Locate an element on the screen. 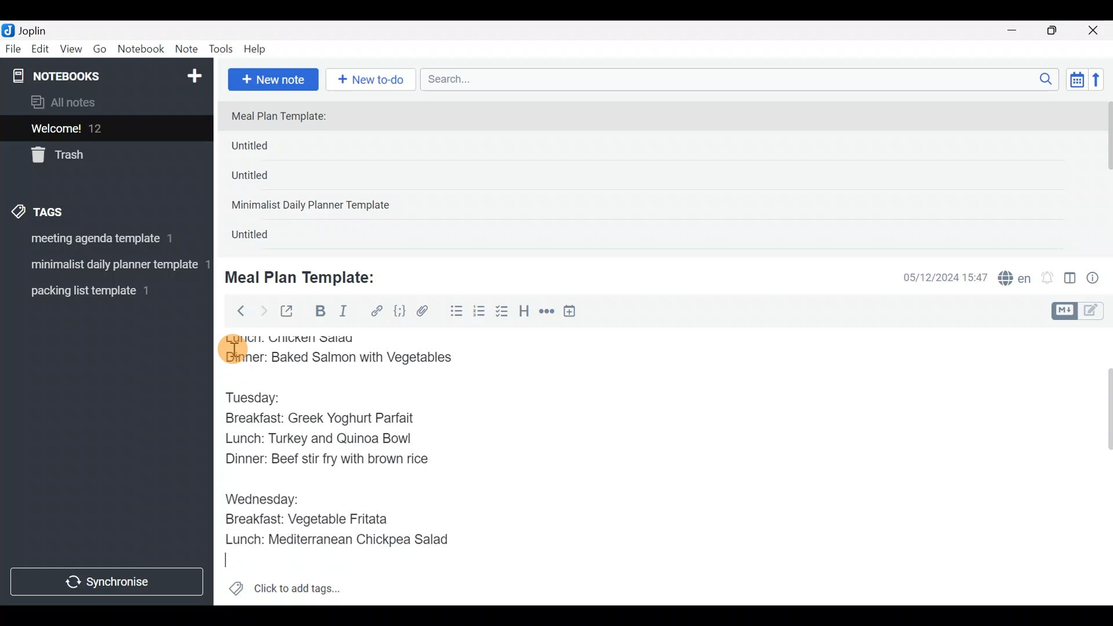 This screenshot has width=1113, height=626. Notebook is located at coordinates (141, 49).